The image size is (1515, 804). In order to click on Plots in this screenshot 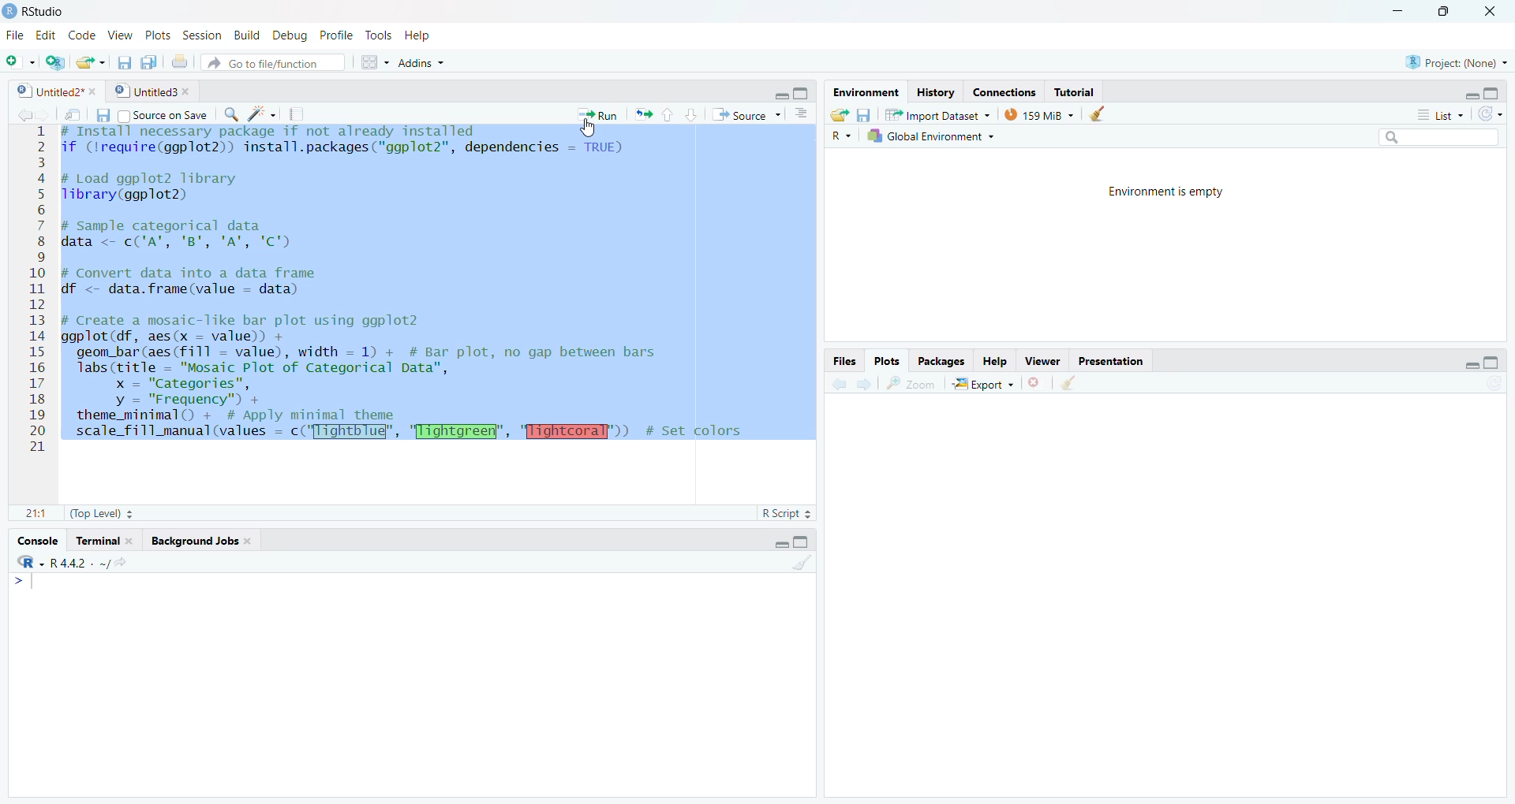, I will do `click(155, 35)`.